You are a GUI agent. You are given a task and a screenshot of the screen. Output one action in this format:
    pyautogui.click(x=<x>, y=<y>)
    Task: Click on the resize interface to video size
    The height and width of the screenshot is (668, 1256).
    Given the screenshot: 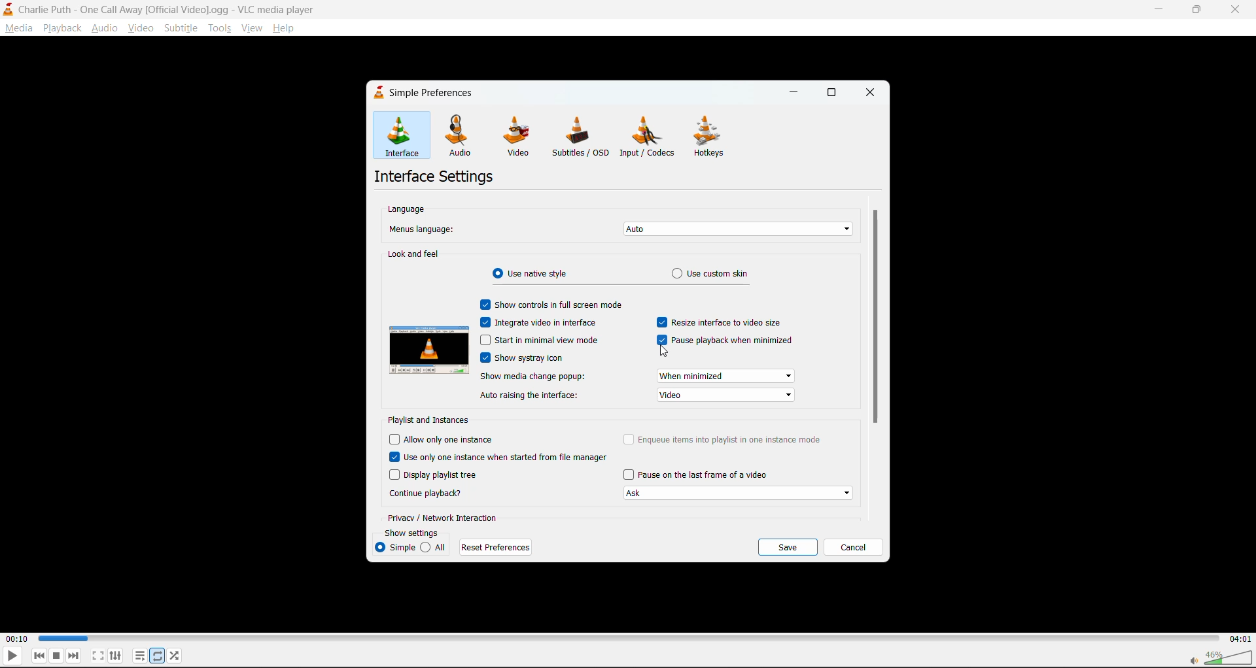 What is the action you would take?
    pyautogui.click(x=725, y=323)
    